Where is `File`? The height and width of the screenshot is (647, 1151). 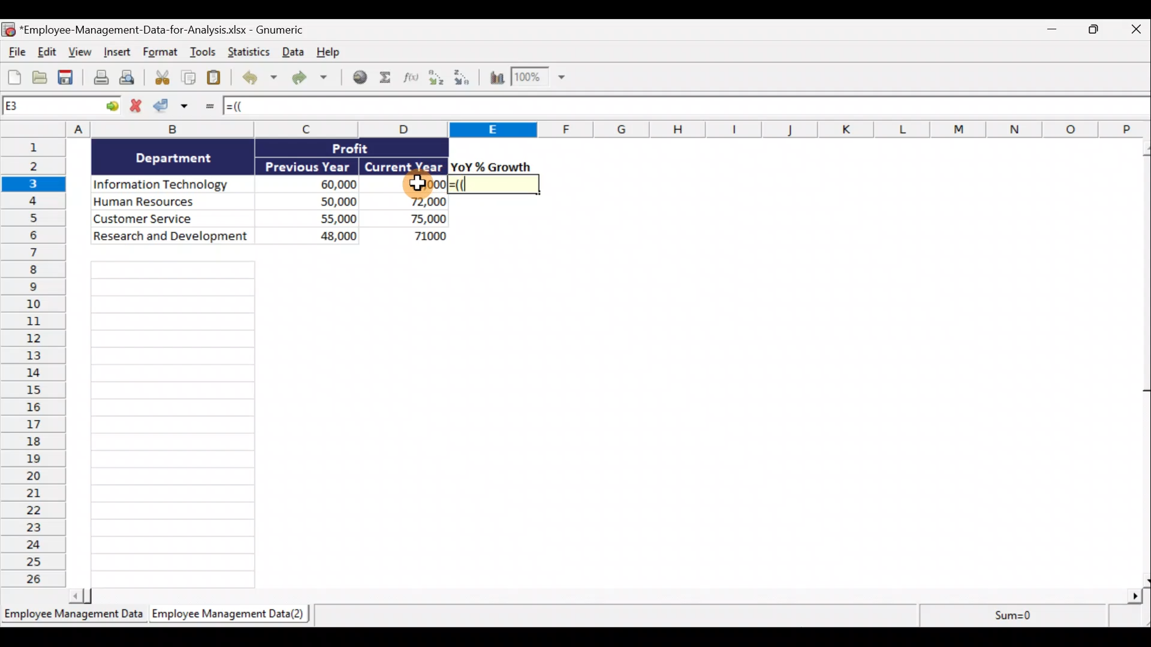
File is located at coordinates (15, 50).